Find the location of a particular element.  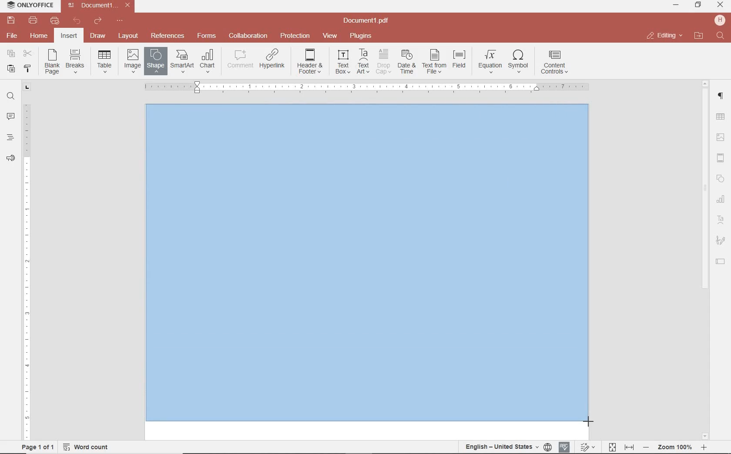

 is located at coordinates (366, 87).